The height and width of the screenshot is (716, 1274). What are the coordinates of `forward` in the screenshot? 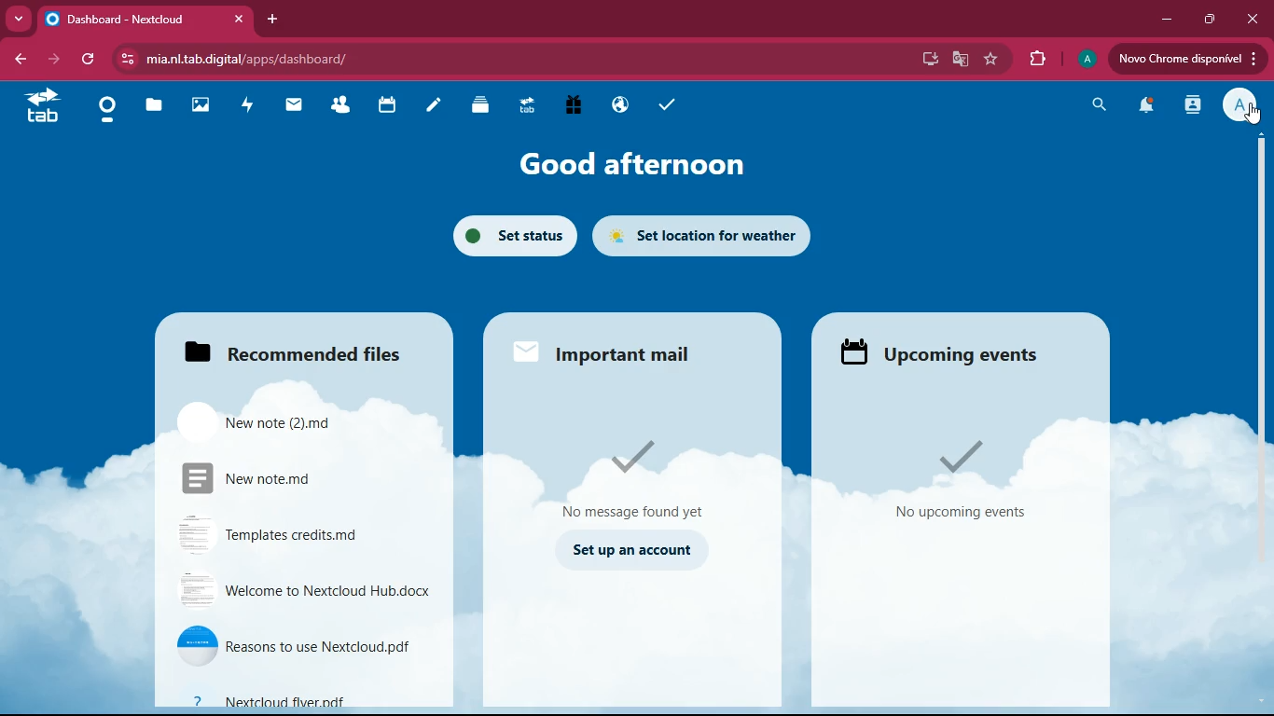 It's located at (51, 61).